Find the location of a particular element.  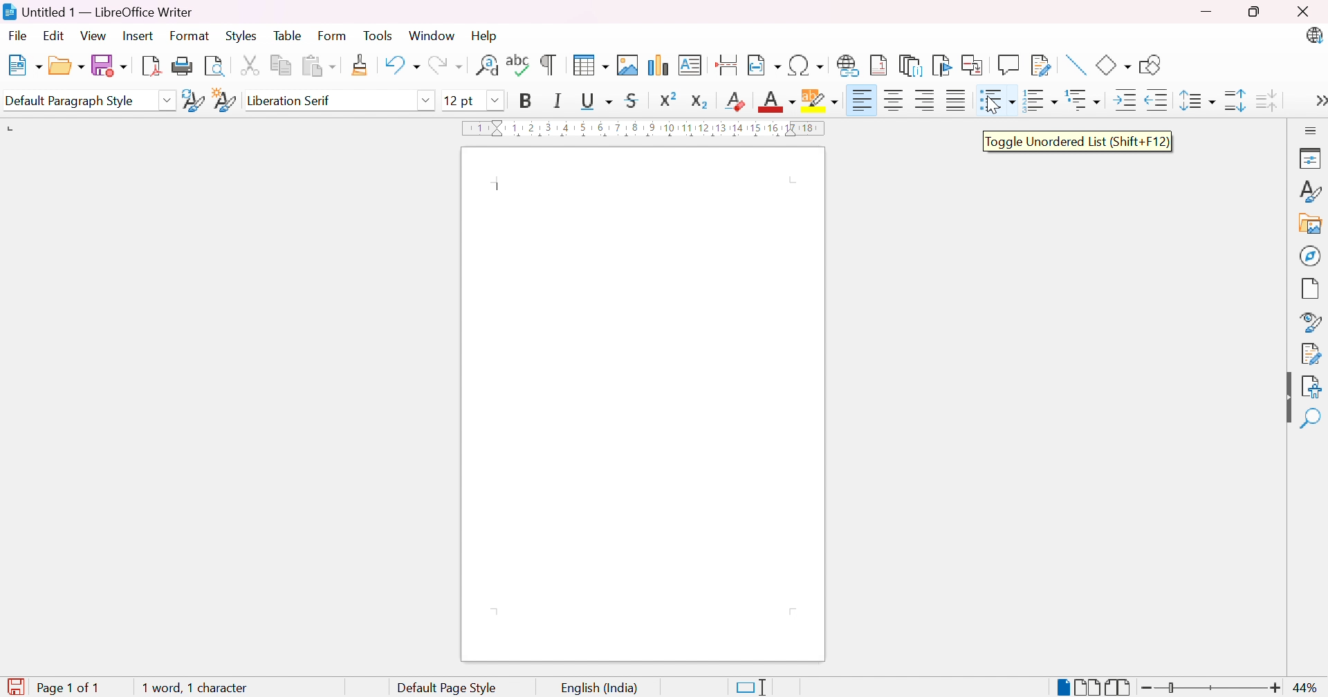

Accessibility check is located at coordinates (1313, 388).